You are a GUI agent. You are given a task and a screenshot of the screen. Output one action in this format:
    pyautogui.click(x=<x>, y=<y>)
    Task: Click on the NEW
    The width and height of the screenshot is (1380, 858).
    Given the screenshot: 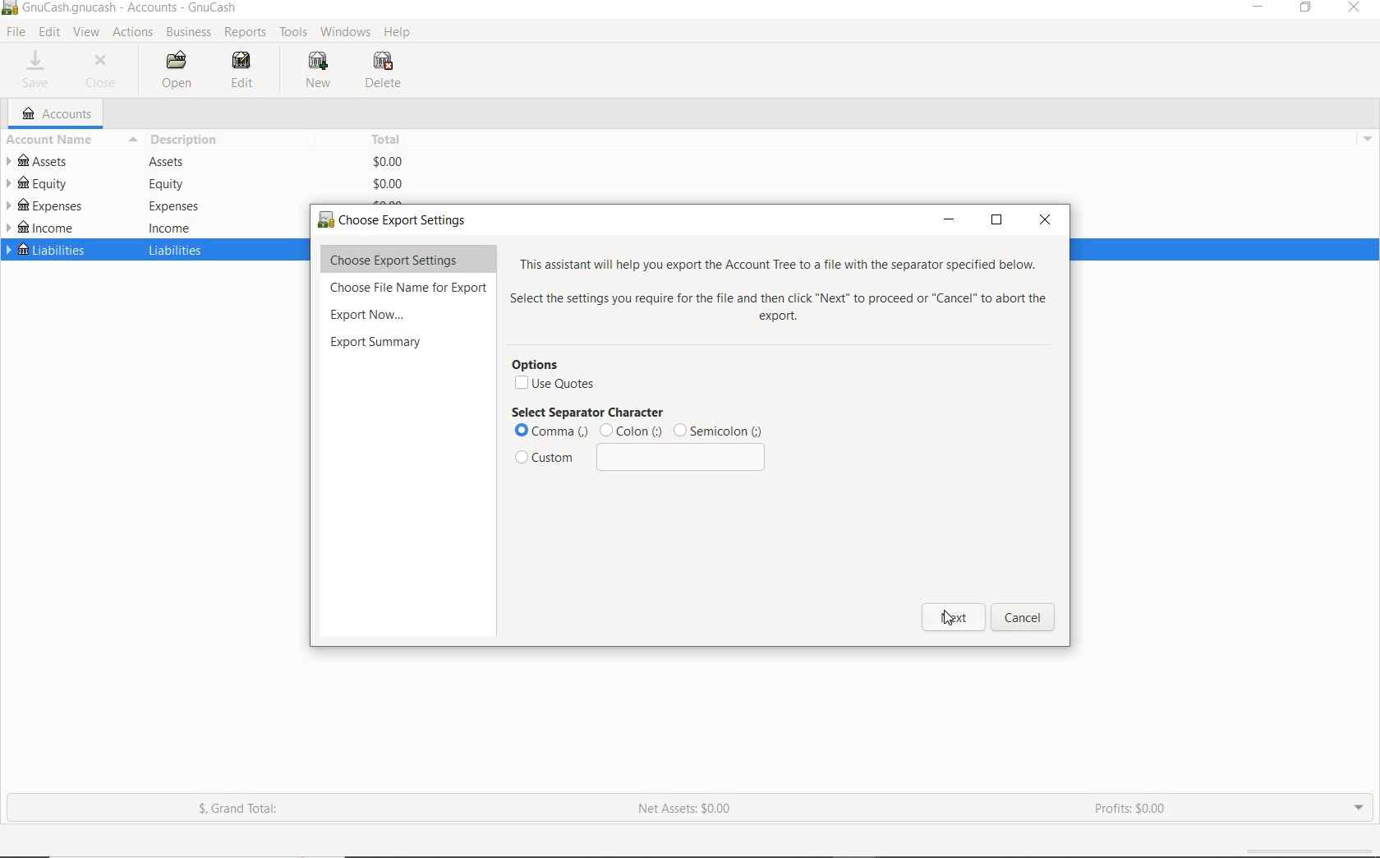 What is the action you would take?
    pyautogui.click(x=317, y=73)
    